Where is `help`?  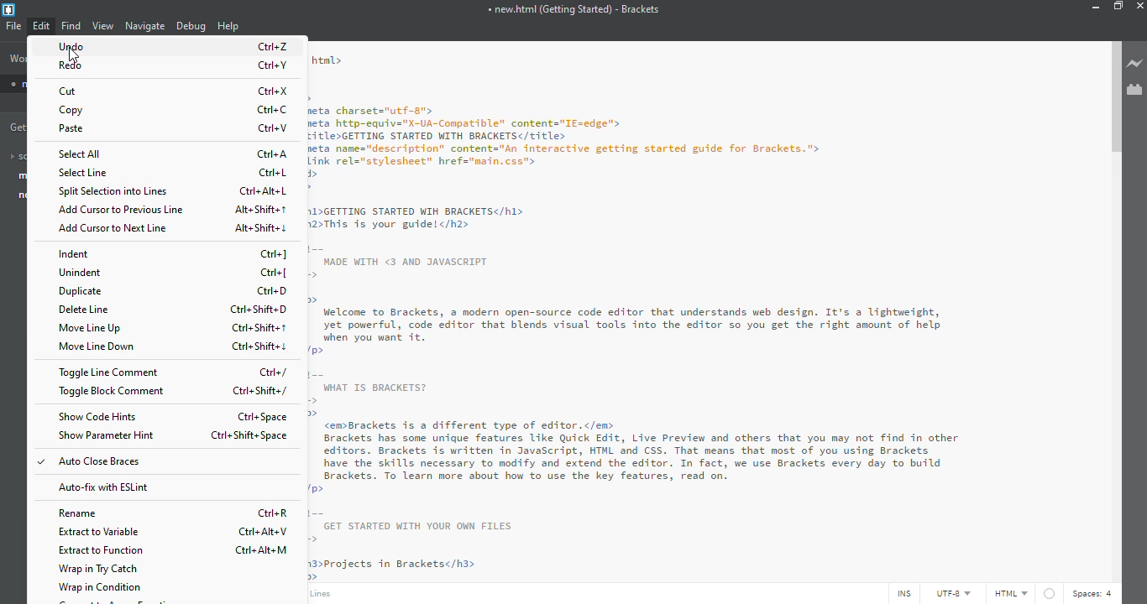 help is located at coordinates (228, 26).